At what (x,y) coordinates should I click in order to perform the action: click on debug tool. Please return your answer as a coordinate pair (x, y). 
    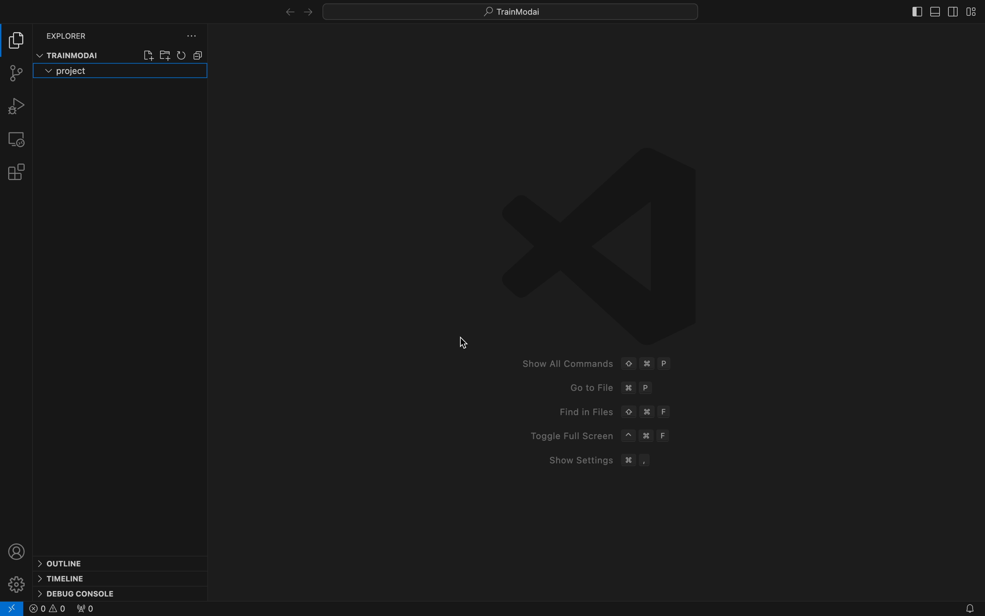
    Looking at the image, I should click on (18, 106).